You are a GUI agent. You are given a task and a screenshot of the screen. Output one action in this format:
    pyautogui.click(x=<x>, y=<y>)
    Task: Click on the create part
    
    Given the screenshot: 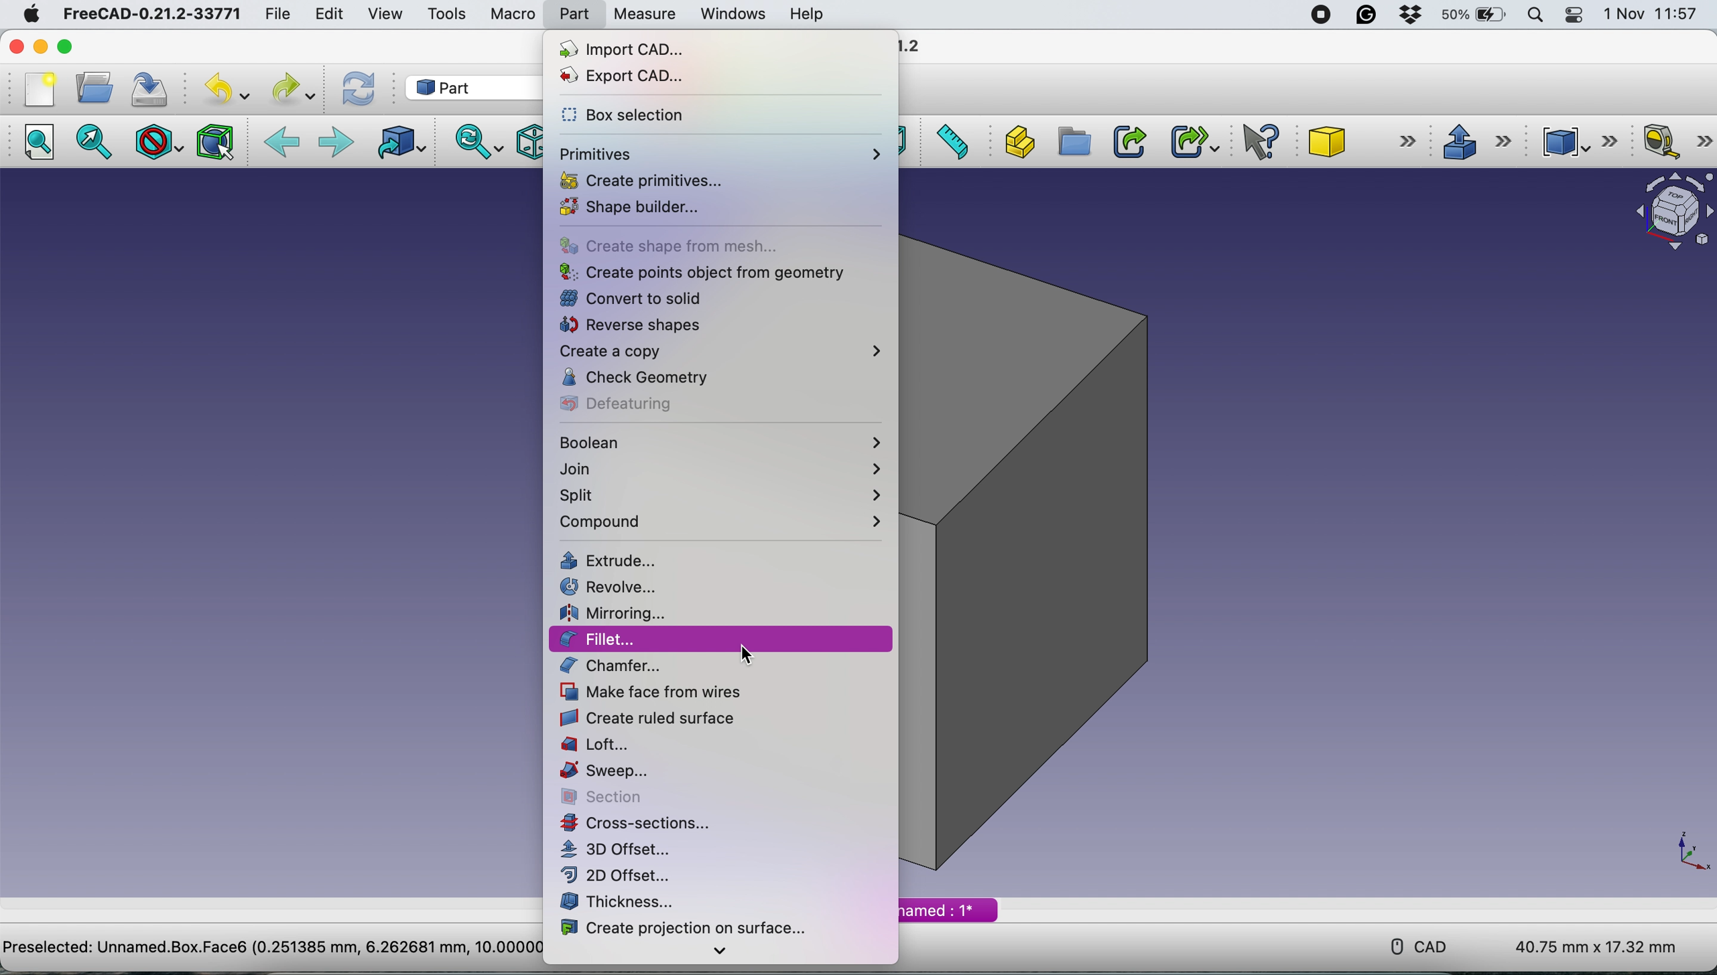 What is the action you would take?
    pyautogui.click(x=1017, y=142)
    